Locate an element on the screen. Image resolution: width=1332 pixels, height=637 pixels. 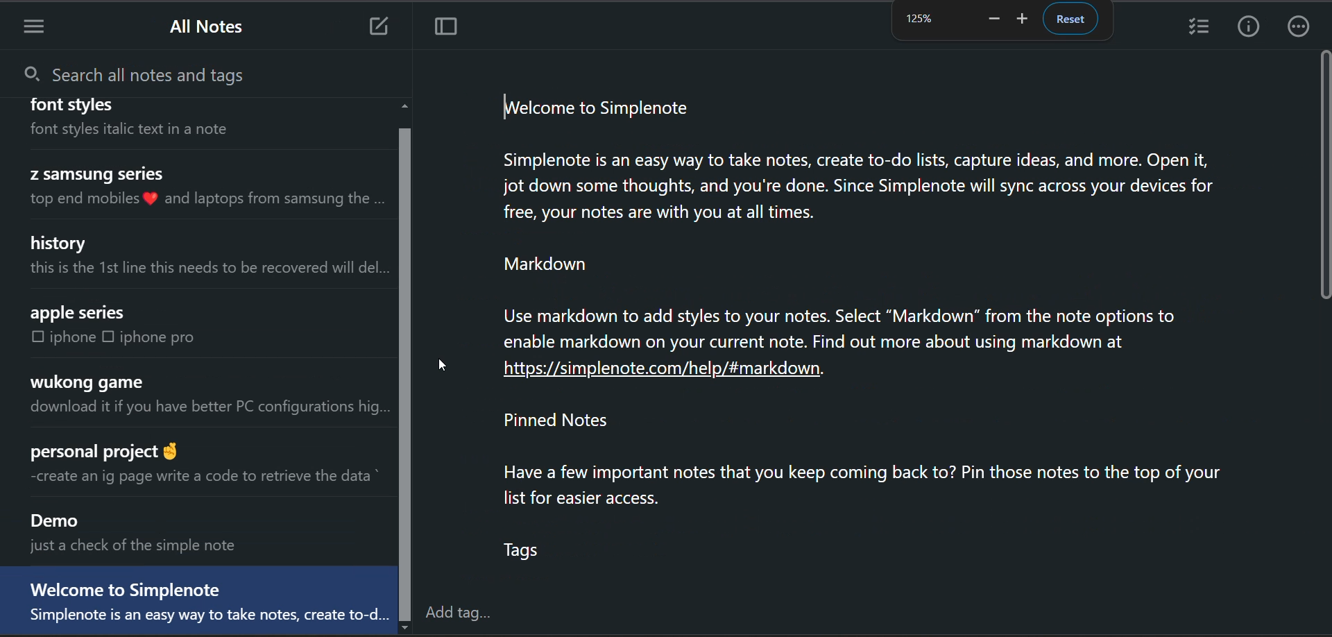
vertical scroll bar is located at coordinates (407, 379).